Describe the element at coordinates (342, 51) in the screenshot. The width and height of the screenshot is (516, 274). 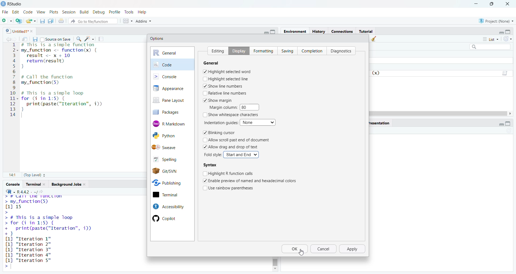
I see `diagnostics` at that location.